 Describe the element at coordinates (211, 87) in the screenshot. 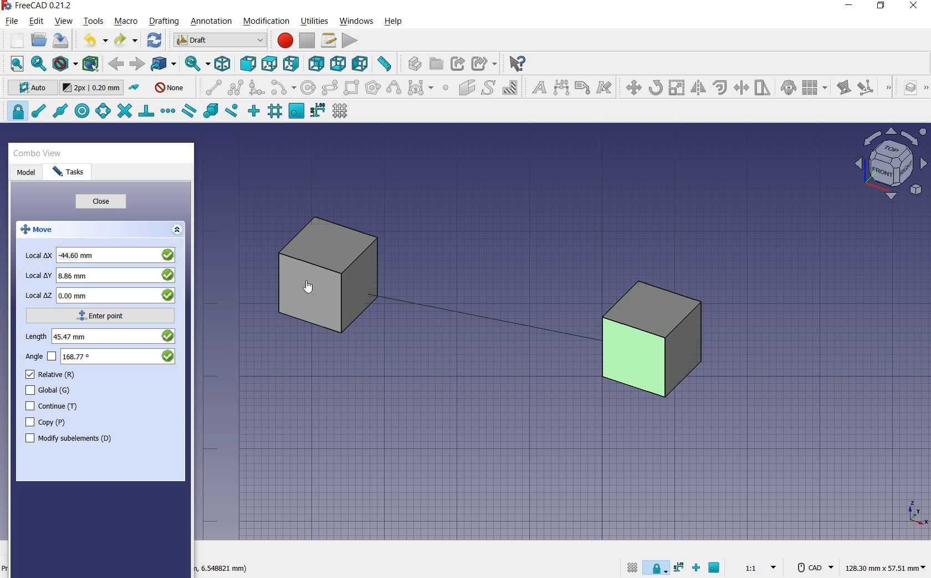

I see `line` at that location.